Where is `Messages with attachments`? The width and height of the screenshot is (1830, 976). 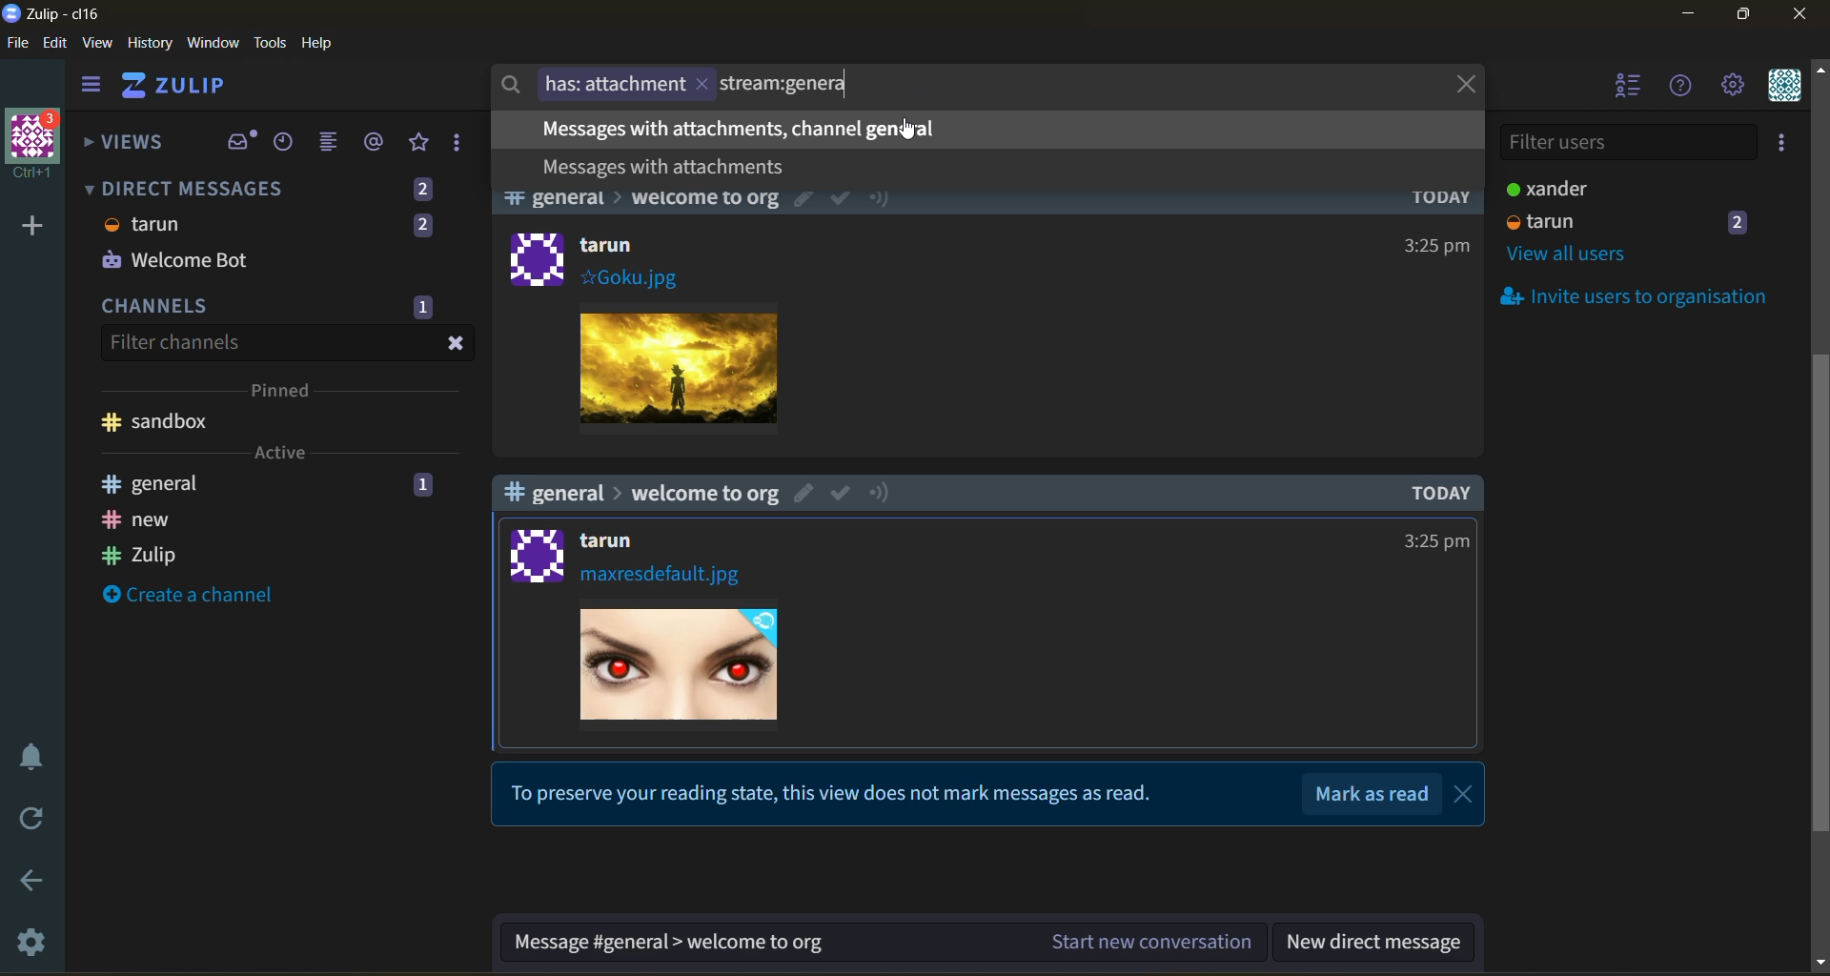 Messages with attachments is located at coordinates (660, 168).